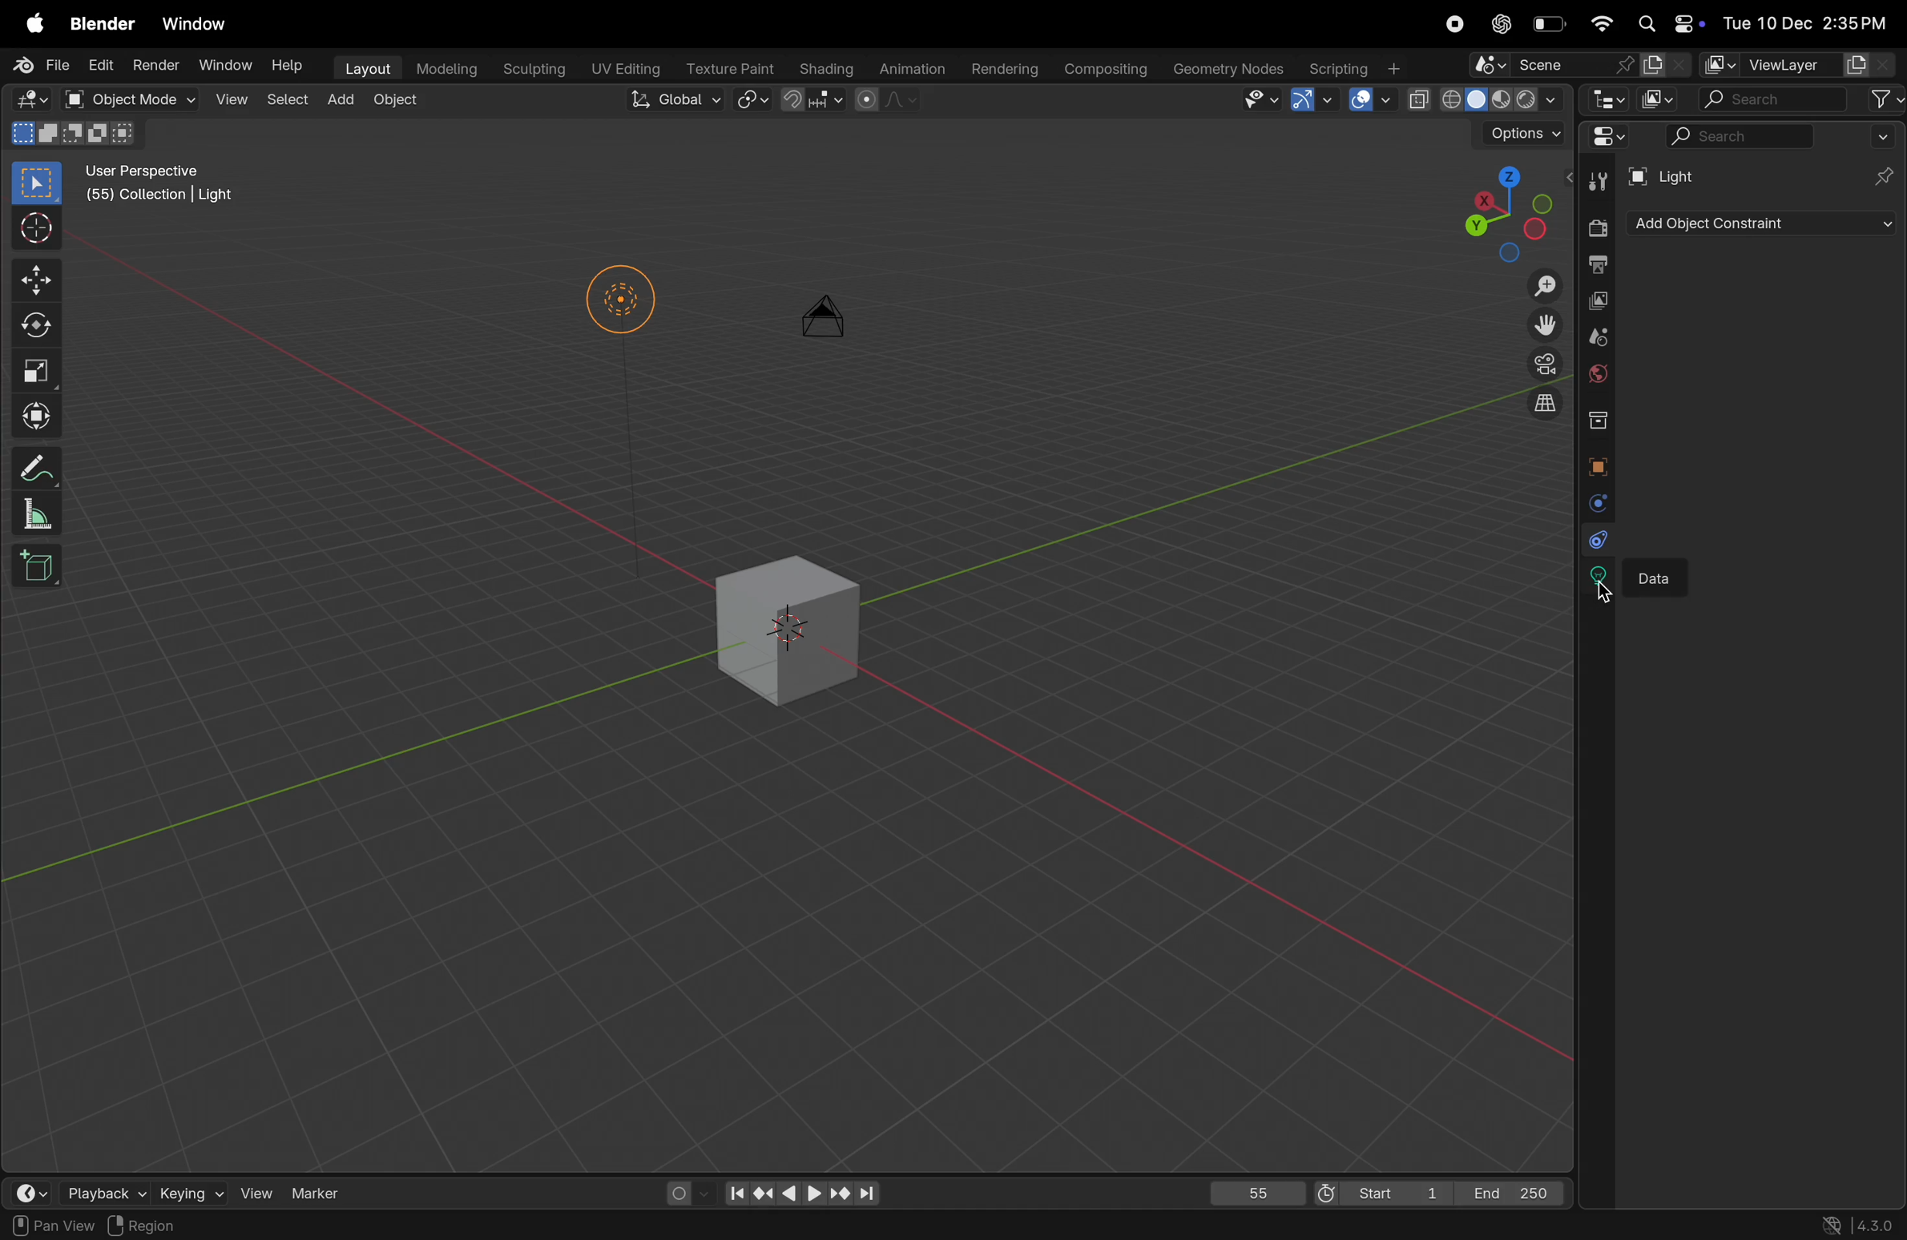 This screenshot has height=1240, width=1907. I want to click on select, so click(288, 103).